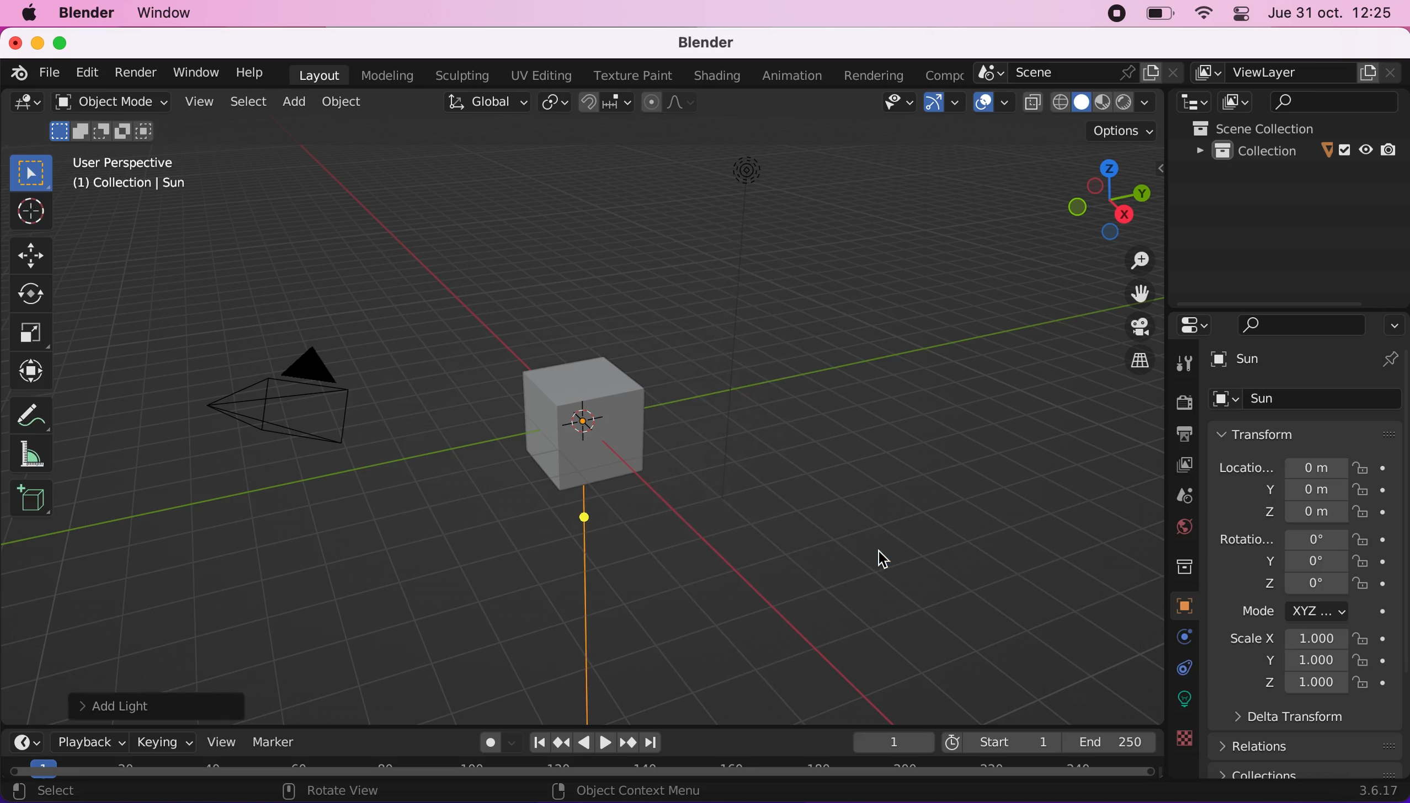 This screenshot has width=1410, height=803. What do you see at coordinates (888, 103) in the screenshot?
I see `view object types` at bounding box center [888, 103].